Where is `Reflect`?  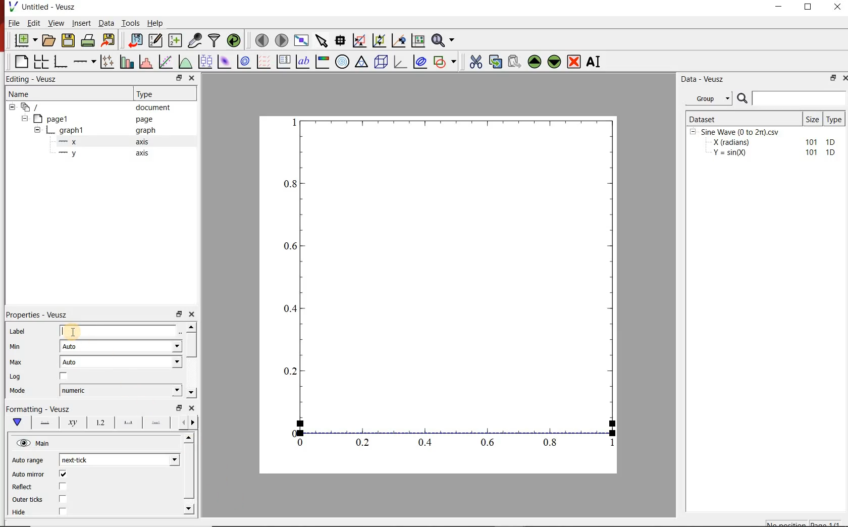 Reflect is located at coordinates (23, 487).